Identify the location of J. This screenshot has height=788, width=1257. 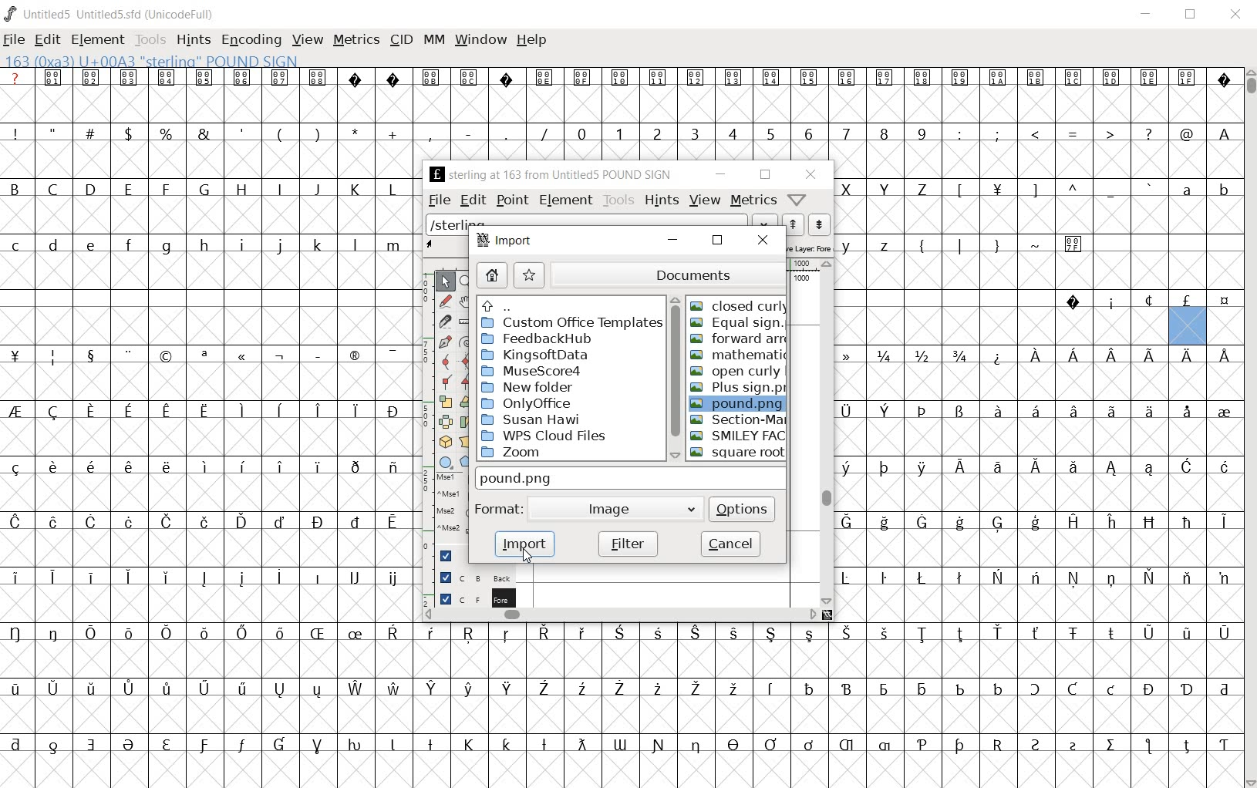
(316, 189).